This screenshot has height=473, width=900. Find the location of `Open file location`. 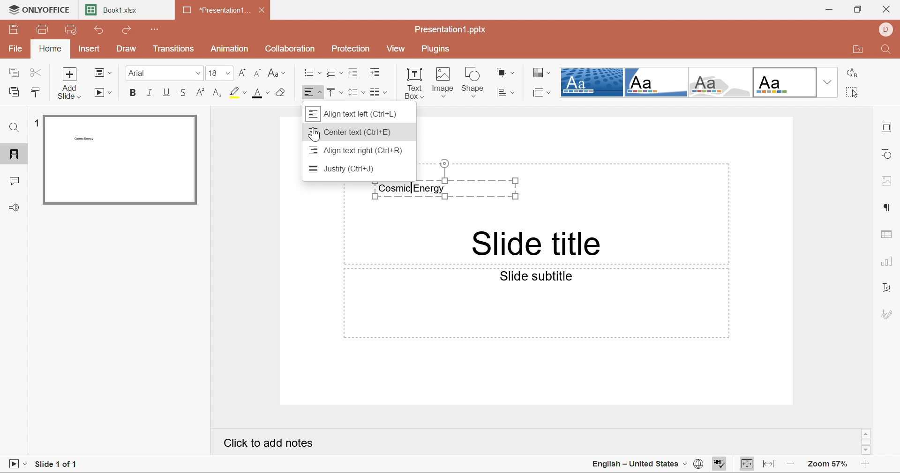

Open file location is located at coordinates (858, 49).